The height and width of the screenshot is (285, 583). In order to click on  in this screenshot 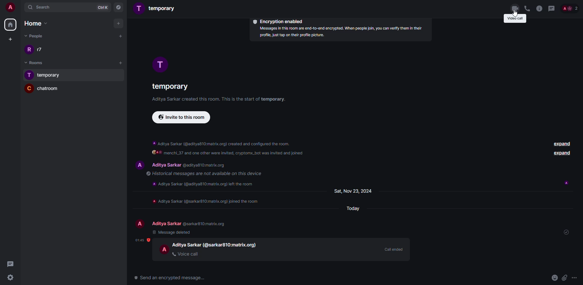, I will do `click(204, 184)`.